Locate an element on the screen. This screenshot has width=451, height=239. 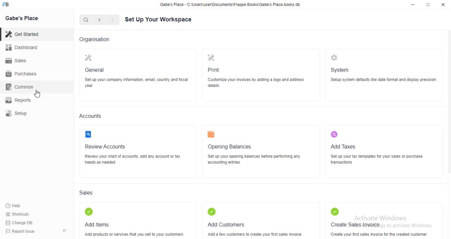
Purchases is located at coordinates (22, 74).